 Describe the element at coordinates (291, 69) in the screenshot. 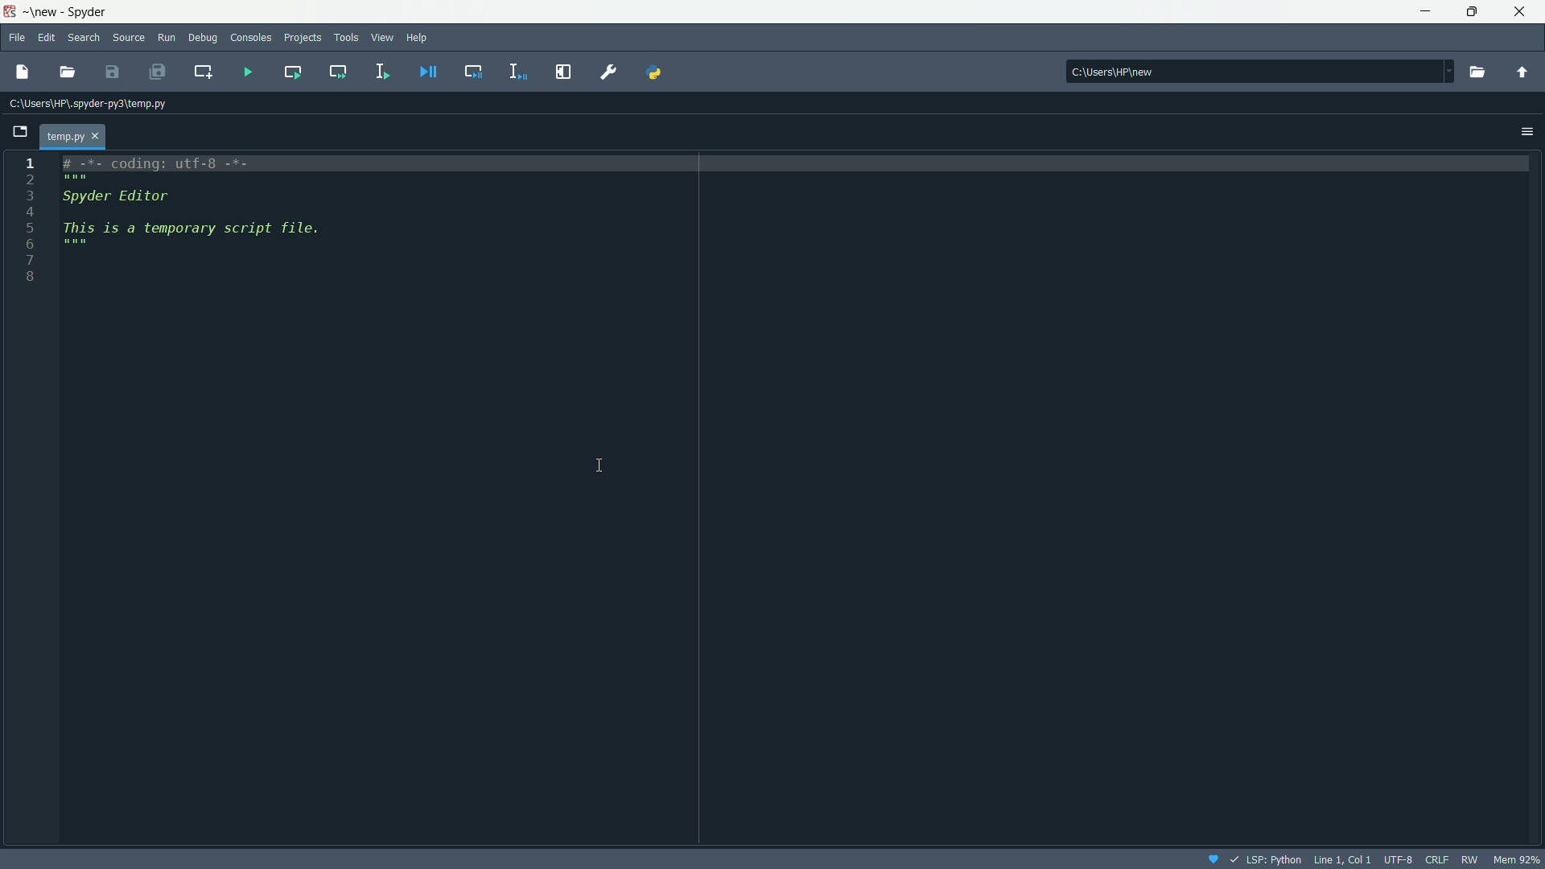

I see `Run current cell (Ctrl + Return)` at that location.